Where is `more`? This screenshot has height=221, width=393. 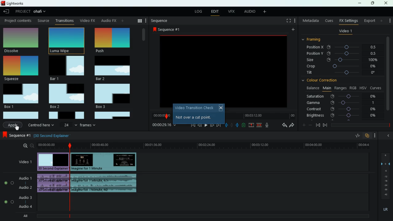
more is located at coordinates (292, 30).